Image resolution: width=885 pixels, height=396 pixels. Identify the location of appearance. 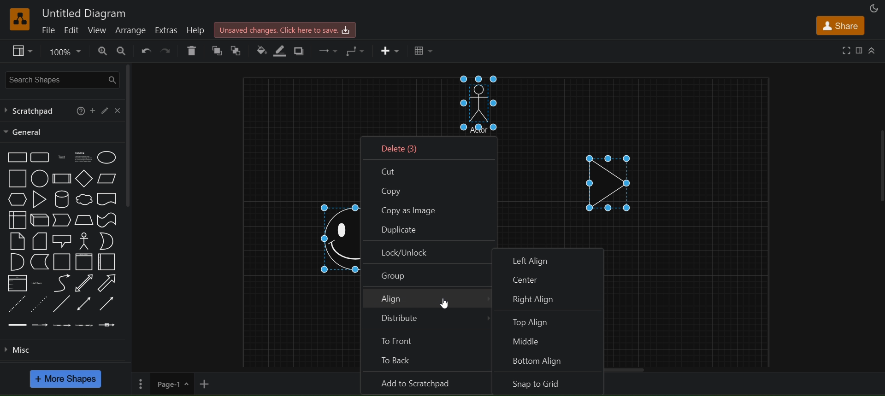
(873, 8).